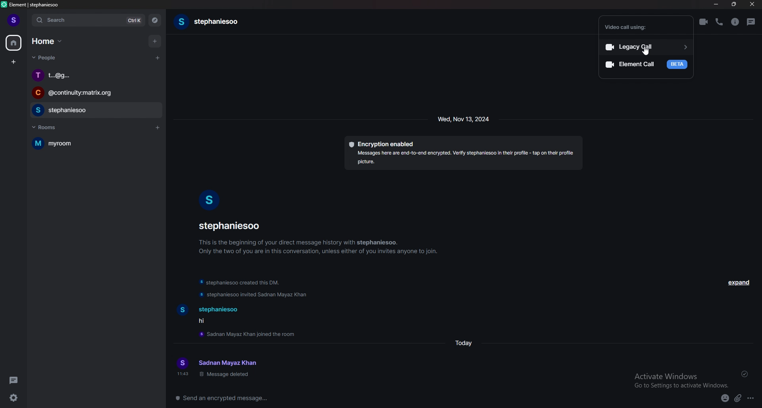 The height and width of the screenshot is (408, 762). I want to click on Activate Windows, so click(678, 378).